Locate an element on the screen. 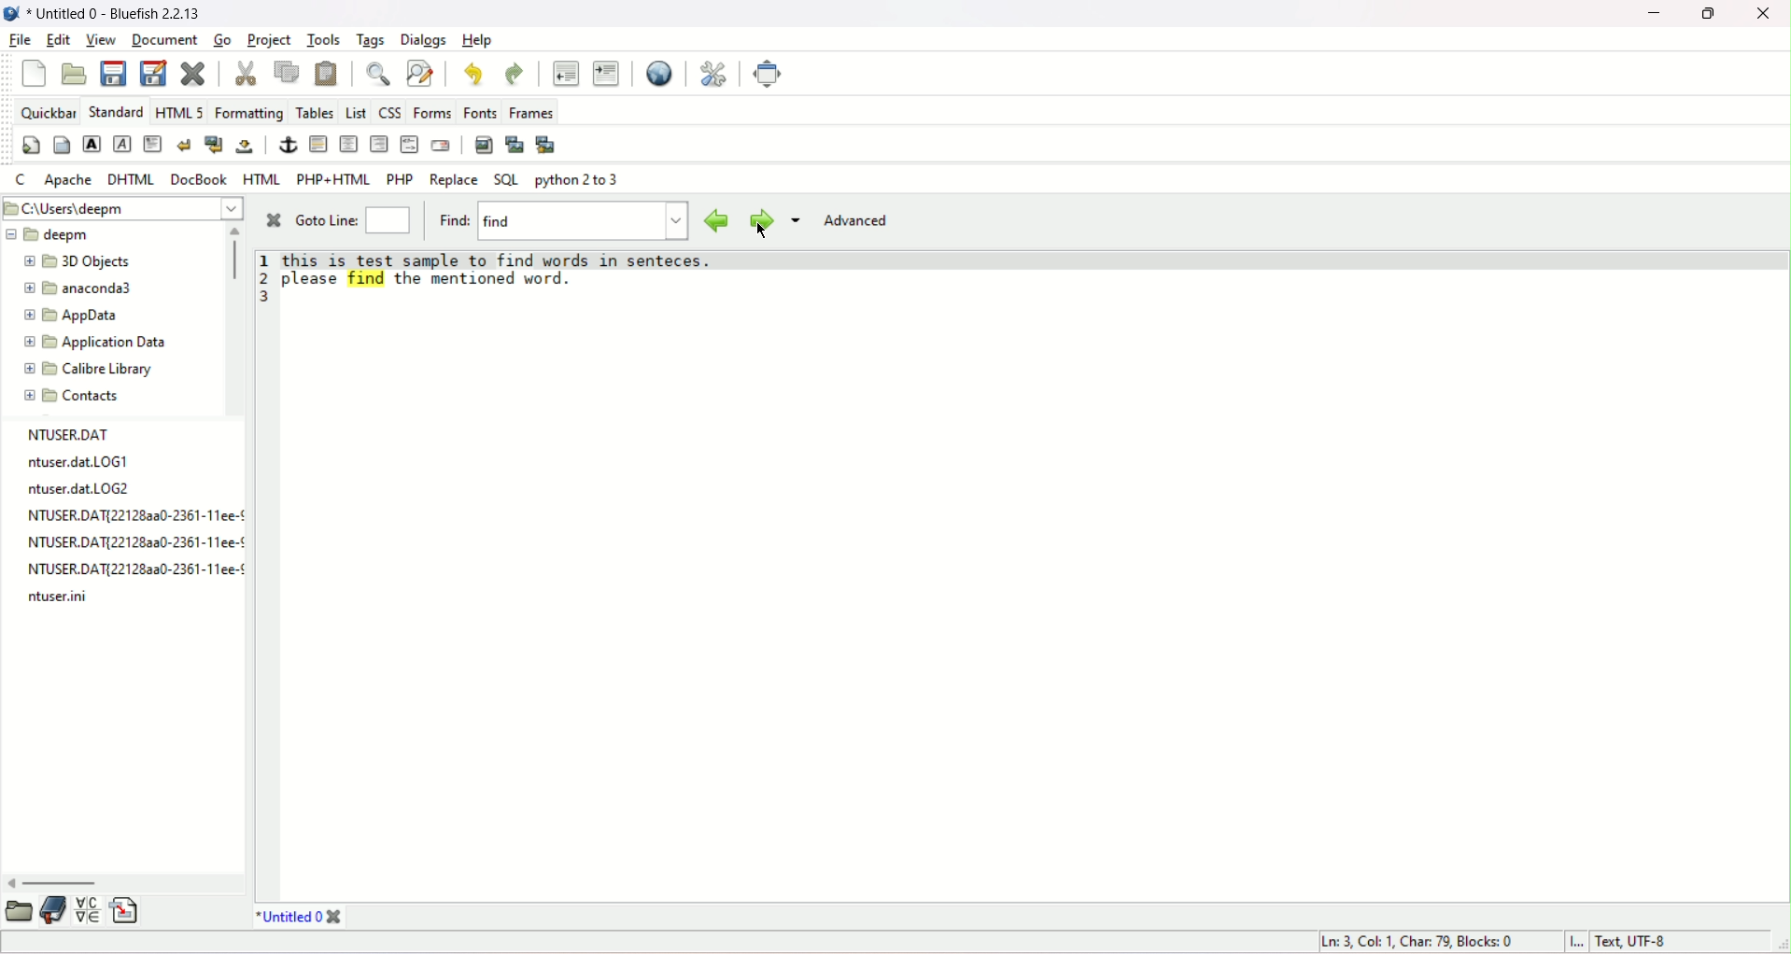  right justify is located at coordinates (378, 146).